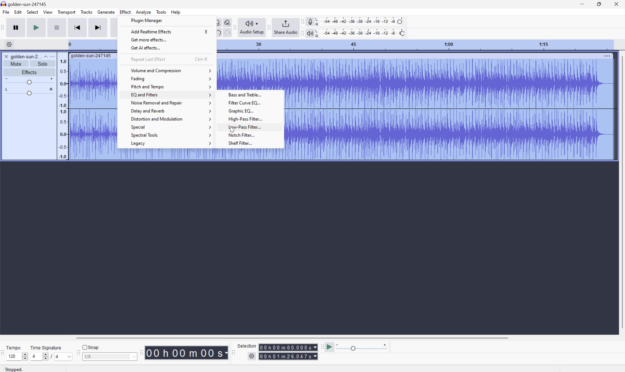 The image size is (625, 372). What do you see at coordinates (148, 20) in the screenshot?
I see `Plugin Manager` at bounding box center [148, 20].